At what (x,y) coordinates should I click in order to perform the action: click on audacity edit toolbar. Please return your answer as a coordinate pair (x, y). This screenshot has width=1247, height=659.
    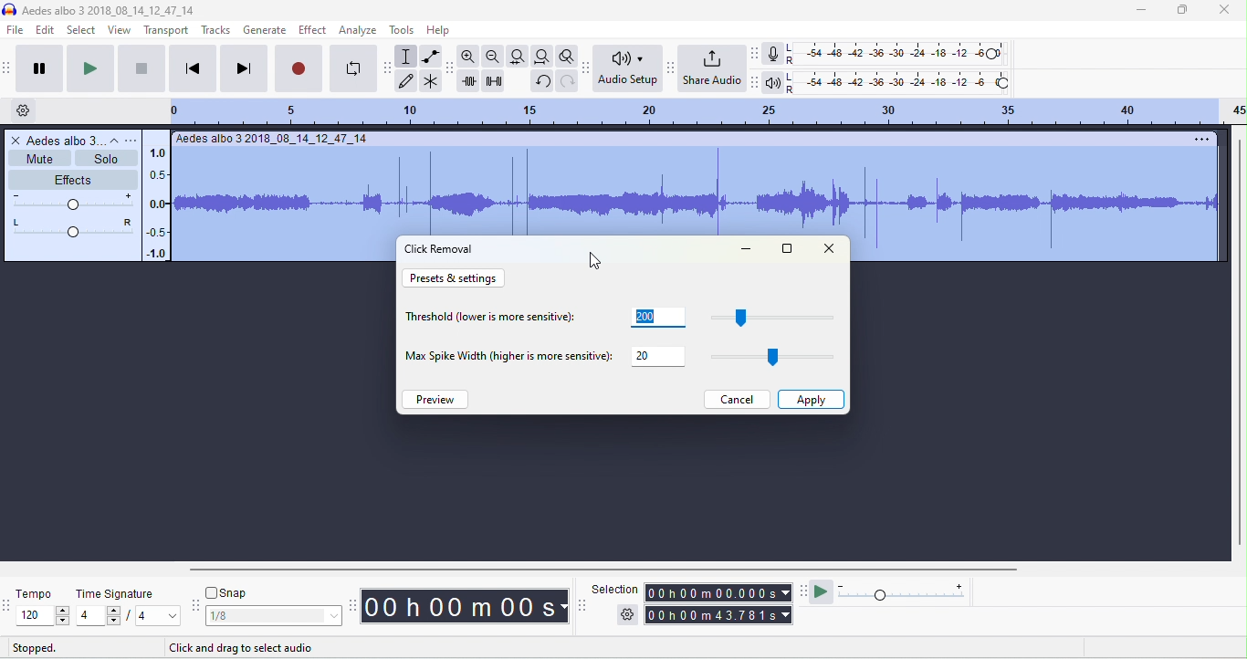
    Looking at the image, I should click on (452, 68).